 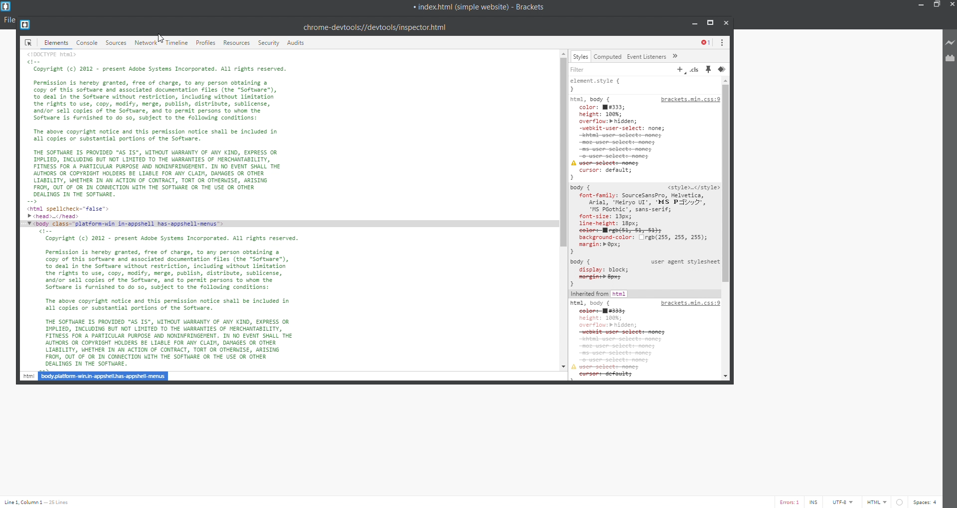 I want to click on scroll bar, so click(x=561, y=210).